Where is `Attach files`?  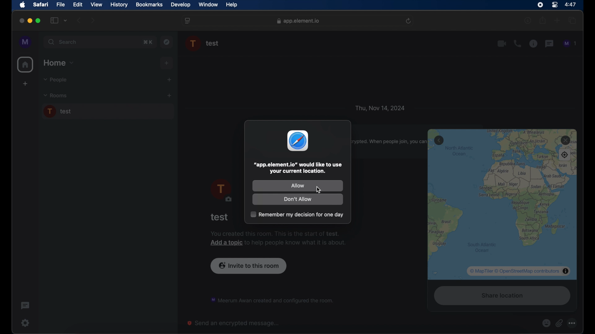
Attach files is located at coordinates (560, 323).